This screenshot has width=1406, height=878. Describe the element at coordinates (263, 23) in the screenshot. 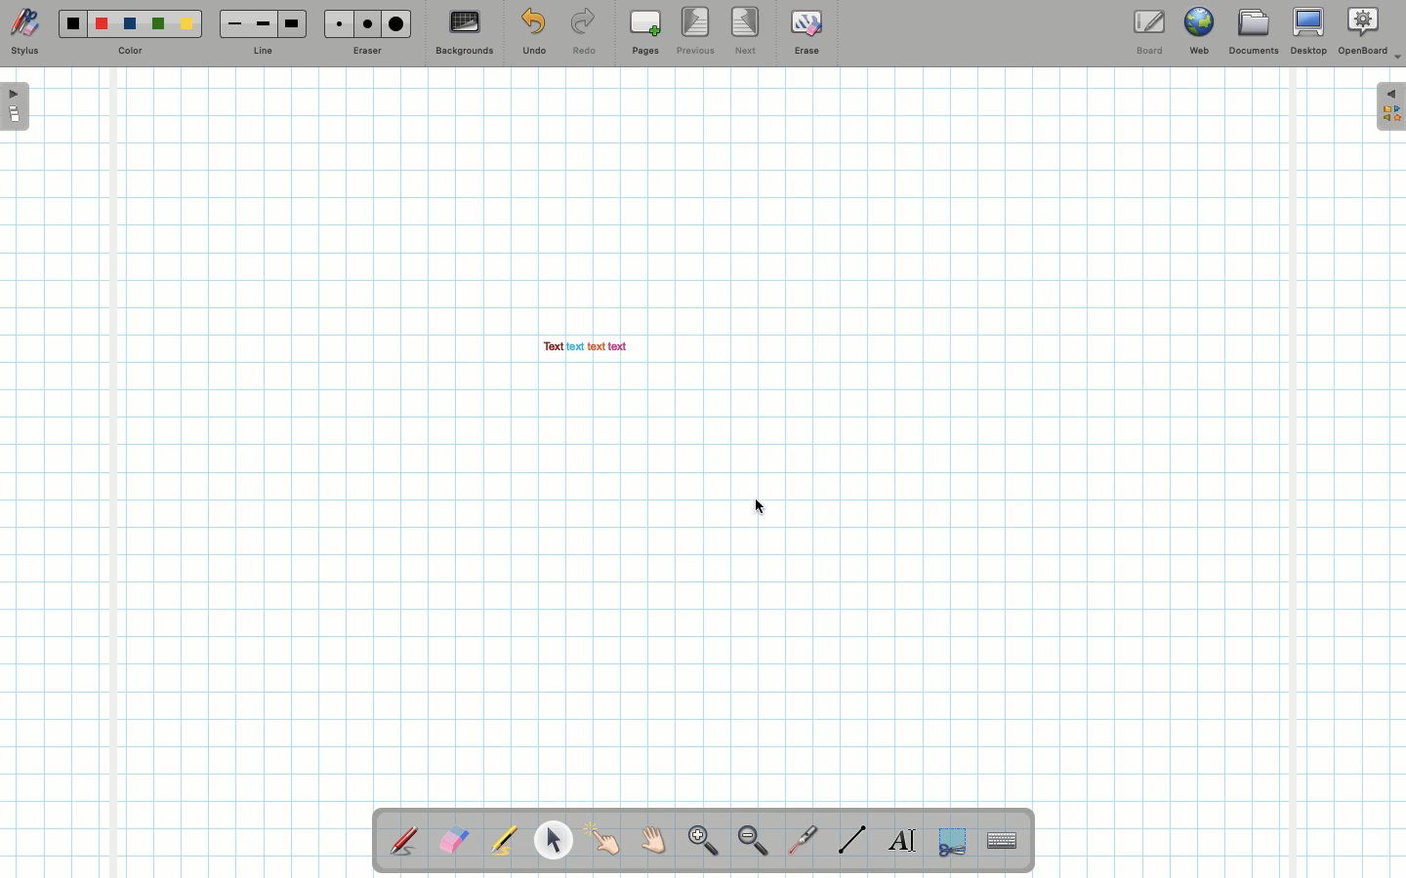

I see `Medium line` at that location.